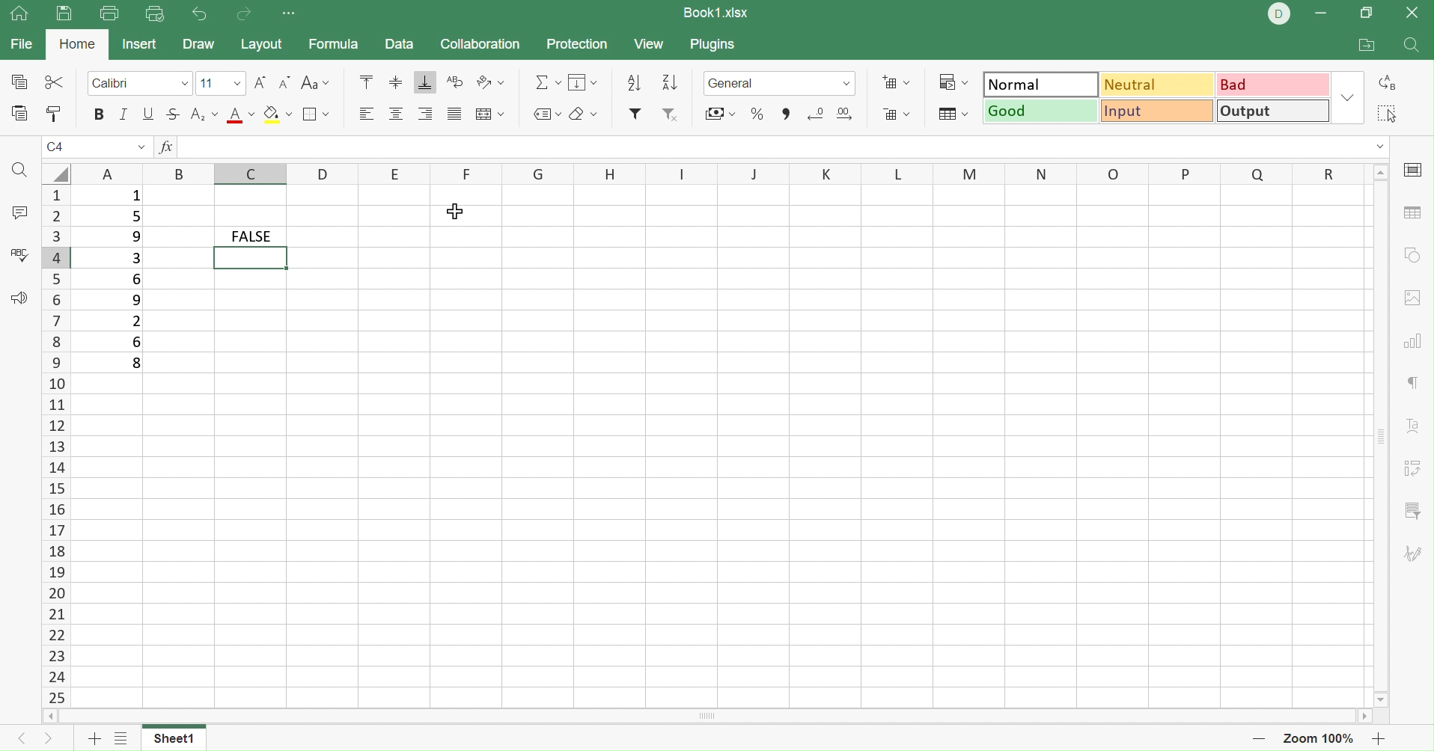  Describe the element at coordinates (49, 716) in the screenshot. I see `Scroll left` at that location.